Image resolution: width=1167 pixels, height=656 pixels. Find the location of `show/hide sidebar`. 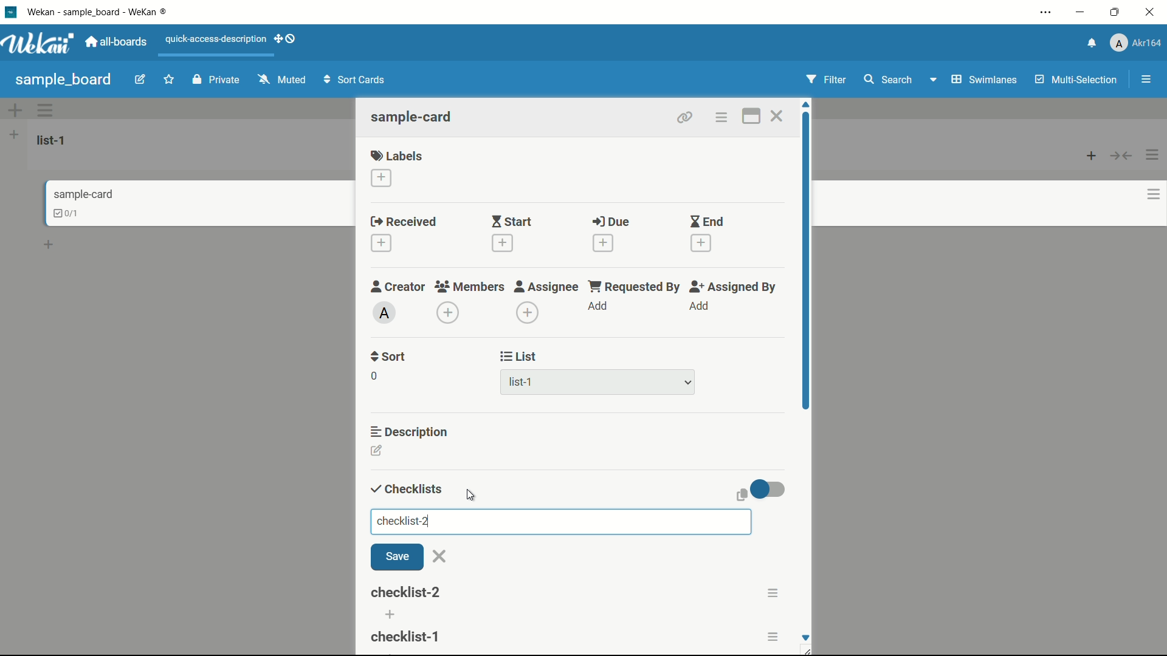

show/hide sidebar is located at coordinates (1148, 80).